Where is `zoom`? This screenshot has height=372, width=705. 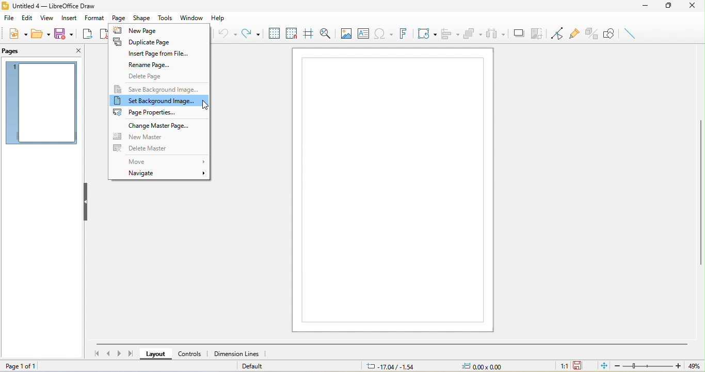 zoom is located at coordinates (646, 365).